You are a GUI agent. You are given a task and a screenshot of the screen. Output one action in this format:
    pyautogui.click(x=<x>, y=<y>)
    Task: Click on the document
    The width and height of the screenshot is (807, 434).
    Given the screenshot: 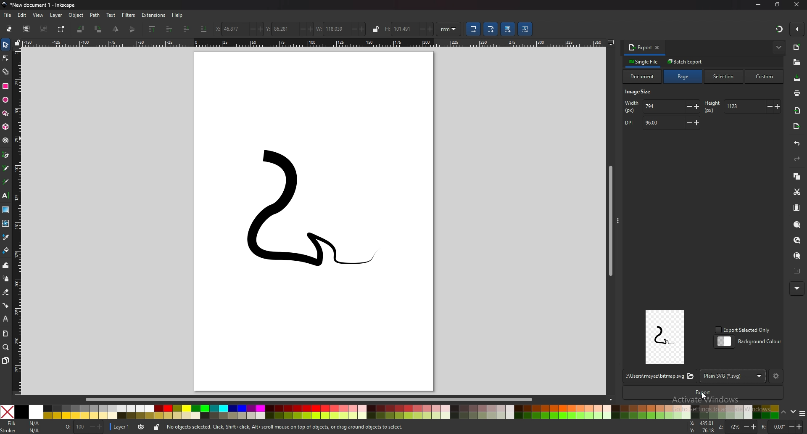 What is the action you would take?
    pyautogui.click(x=643, y=77)
    